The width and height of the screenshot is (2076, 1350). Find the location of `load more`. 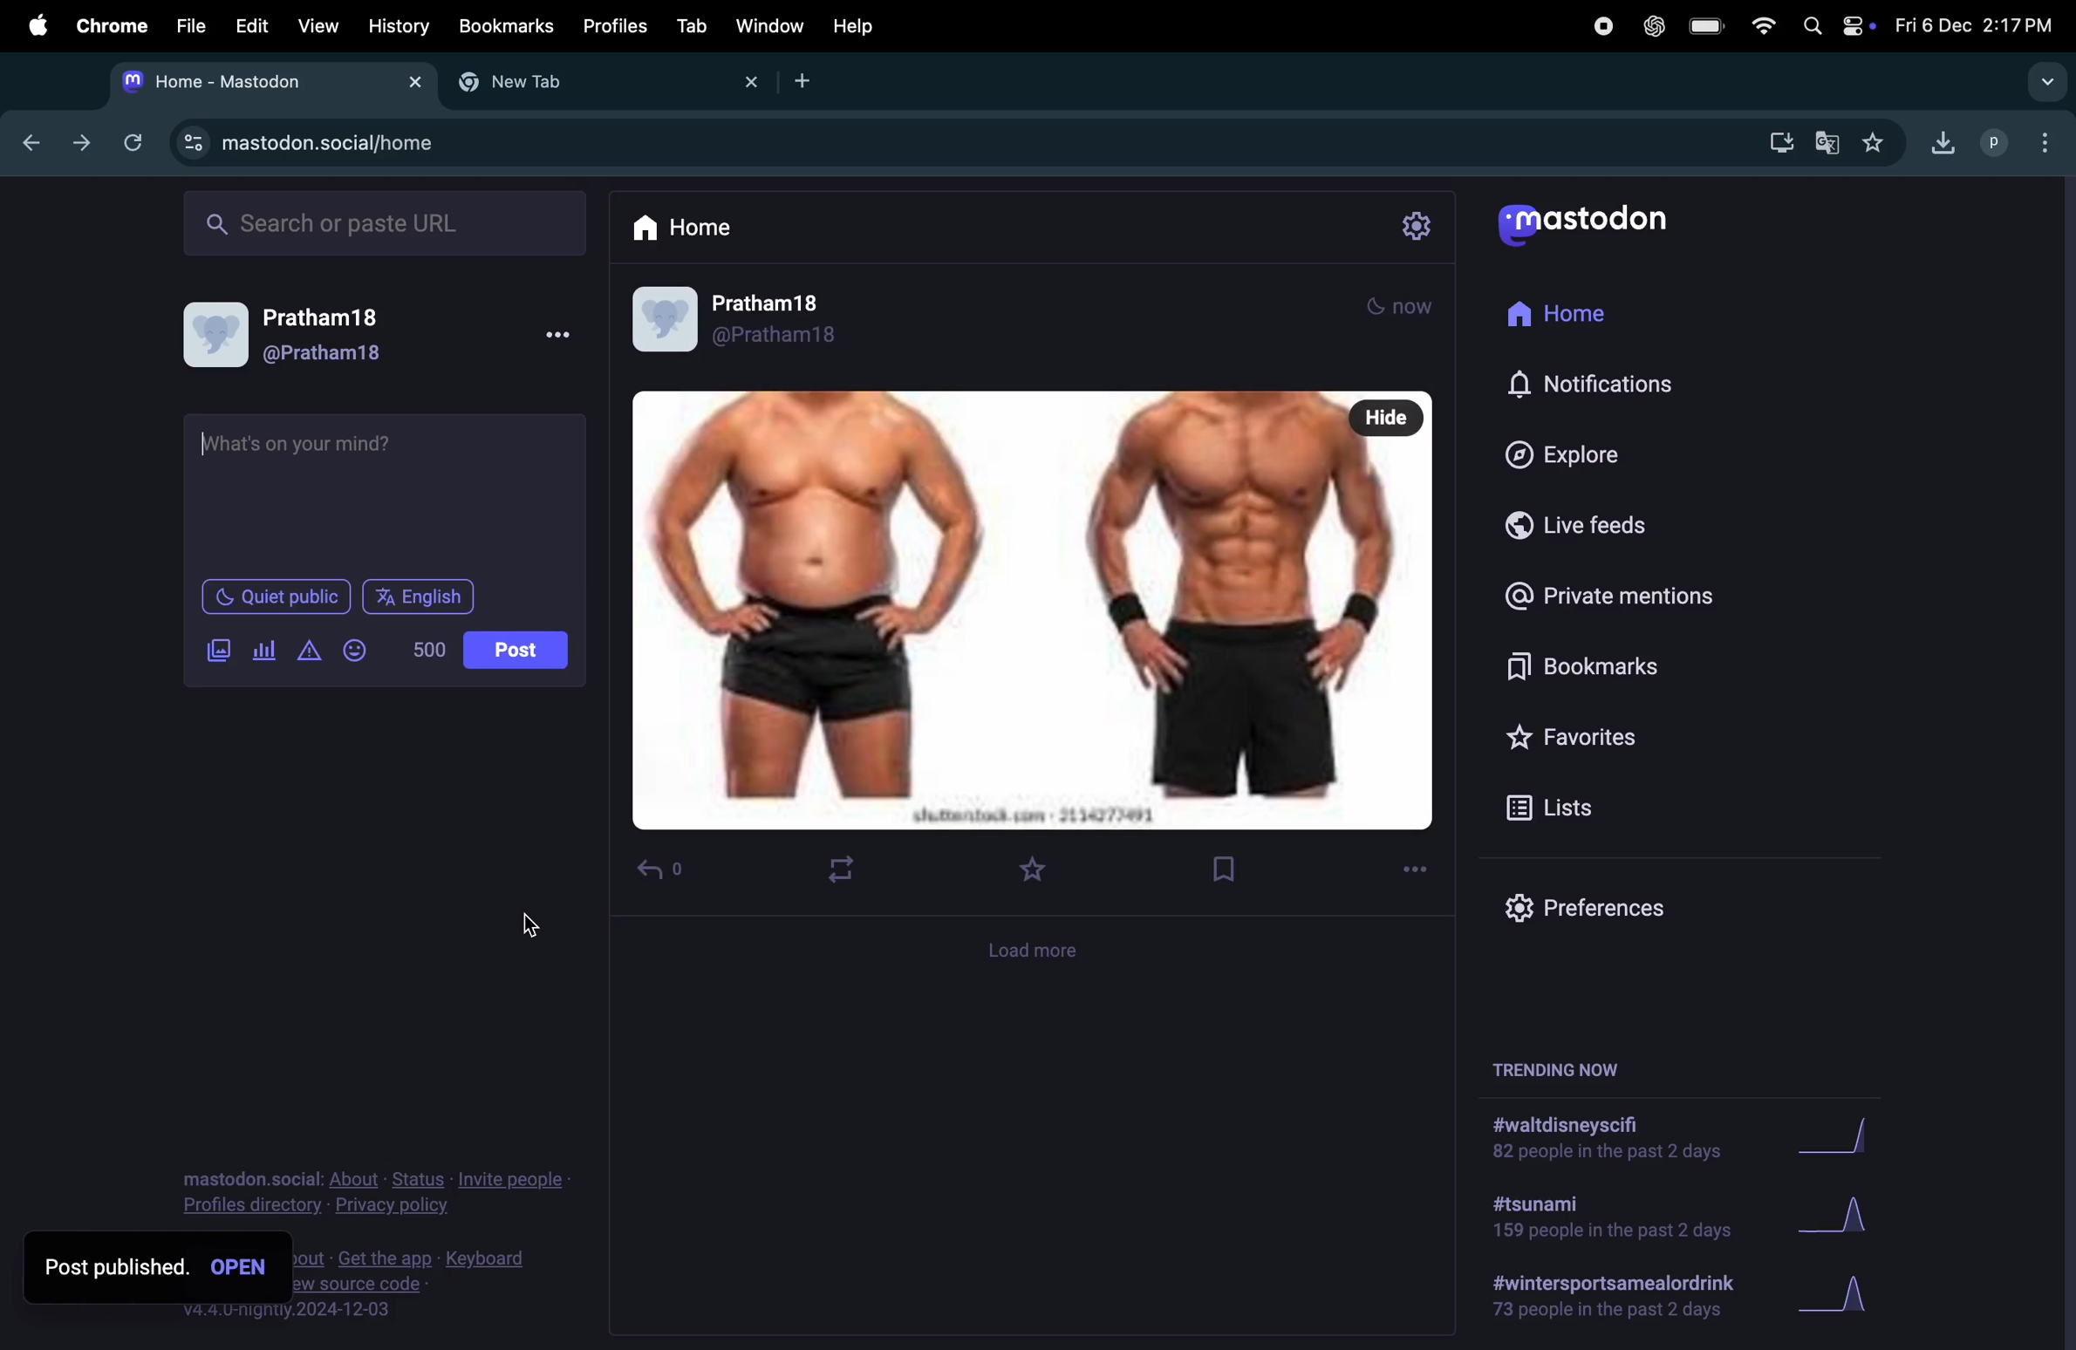

load more is located at coordinates (1043, 300).